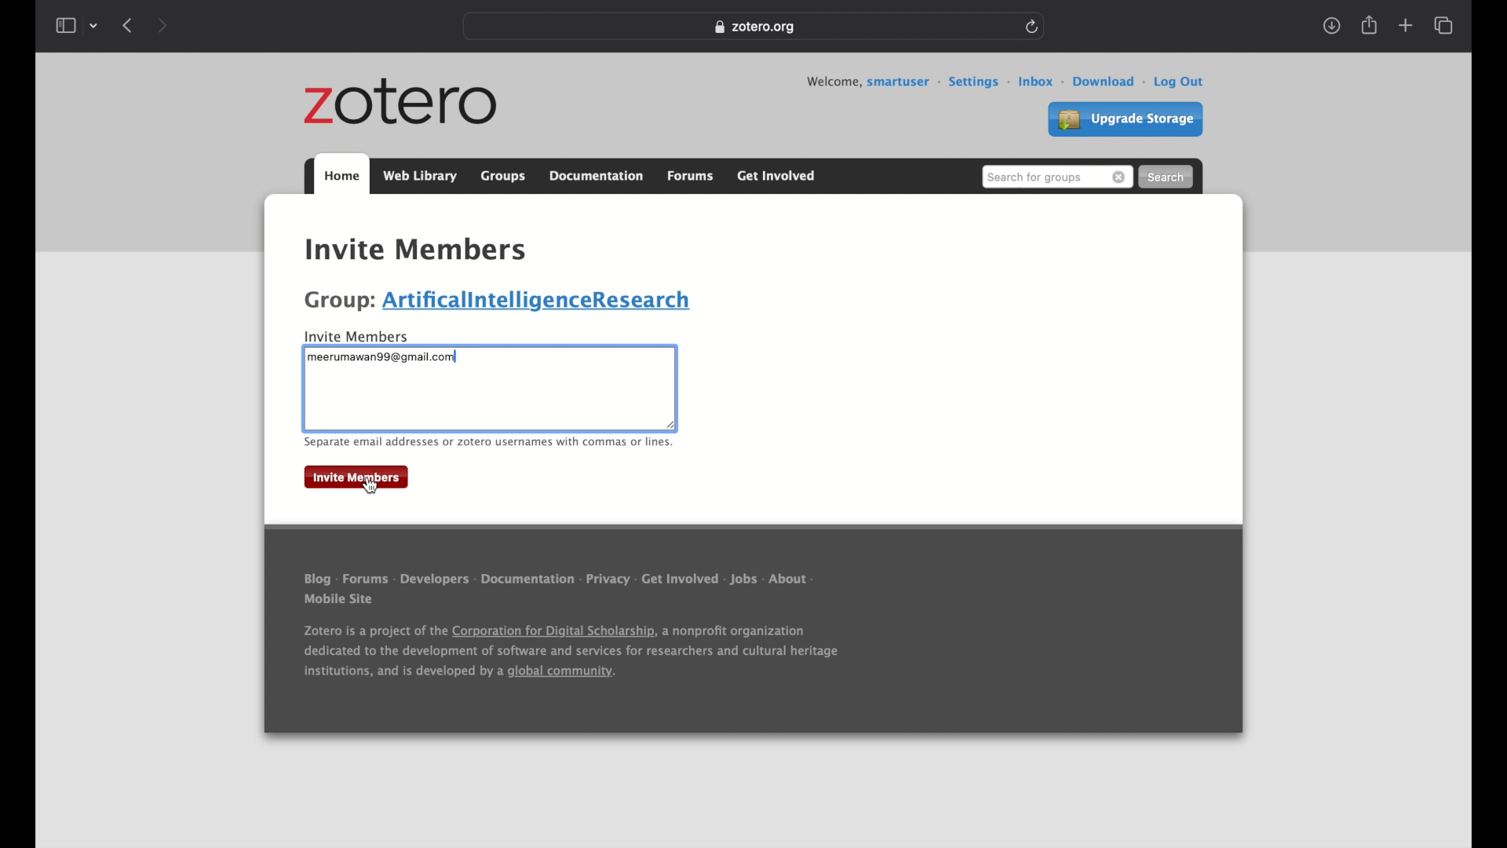 Image resolution: width=1507 pixels, height=848 pixels. I want to click on show tab overview, so click(1445, 26).